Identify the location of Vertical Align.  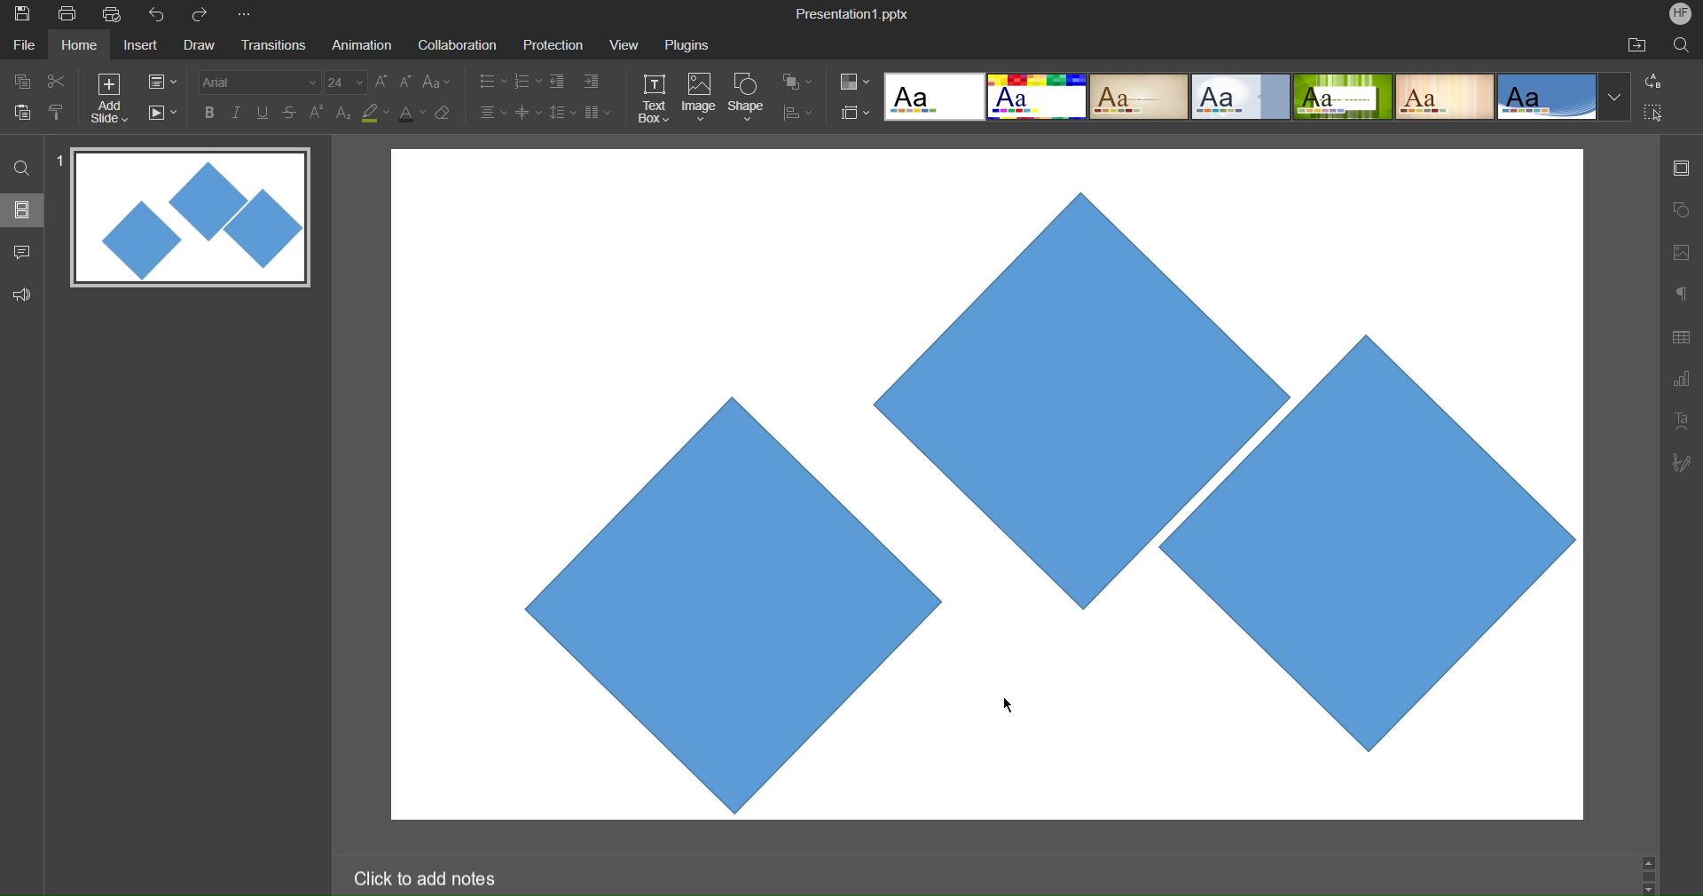
(530, 112).